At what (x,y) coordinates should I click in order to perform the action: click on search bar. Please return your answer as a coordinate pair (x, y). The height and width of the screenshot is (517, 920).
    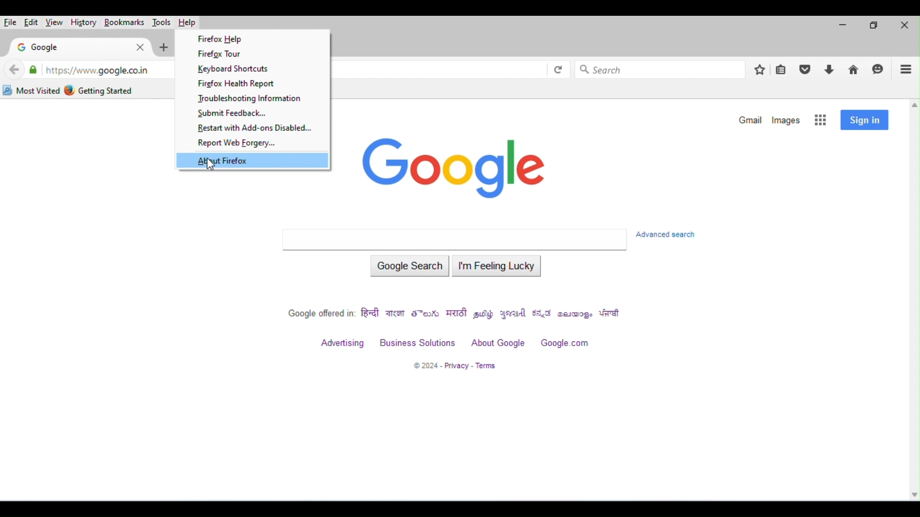
    Looking at the image, I should click on (454, 240).